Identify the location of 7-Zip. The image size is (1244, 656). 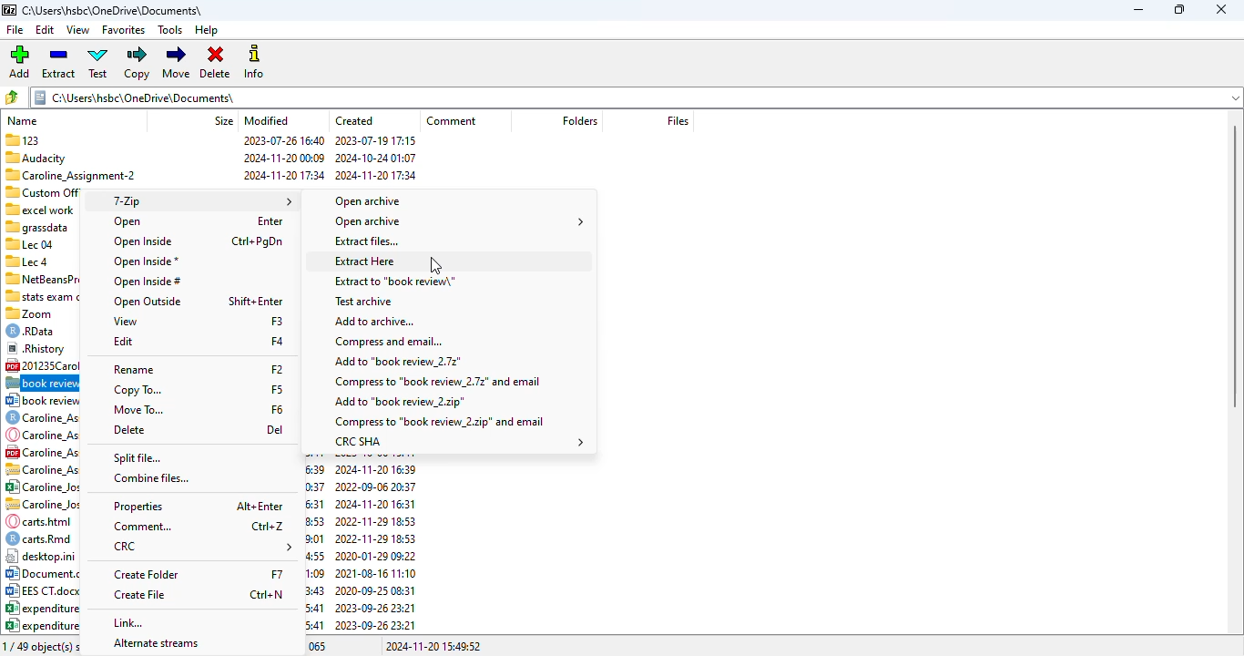
(199, 200).